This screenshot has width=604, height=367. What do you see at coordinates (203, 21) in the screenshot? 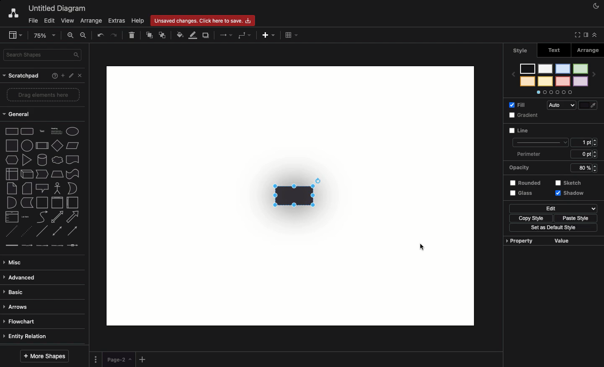
I see `Unsaved` at bounding box center [203, 21].